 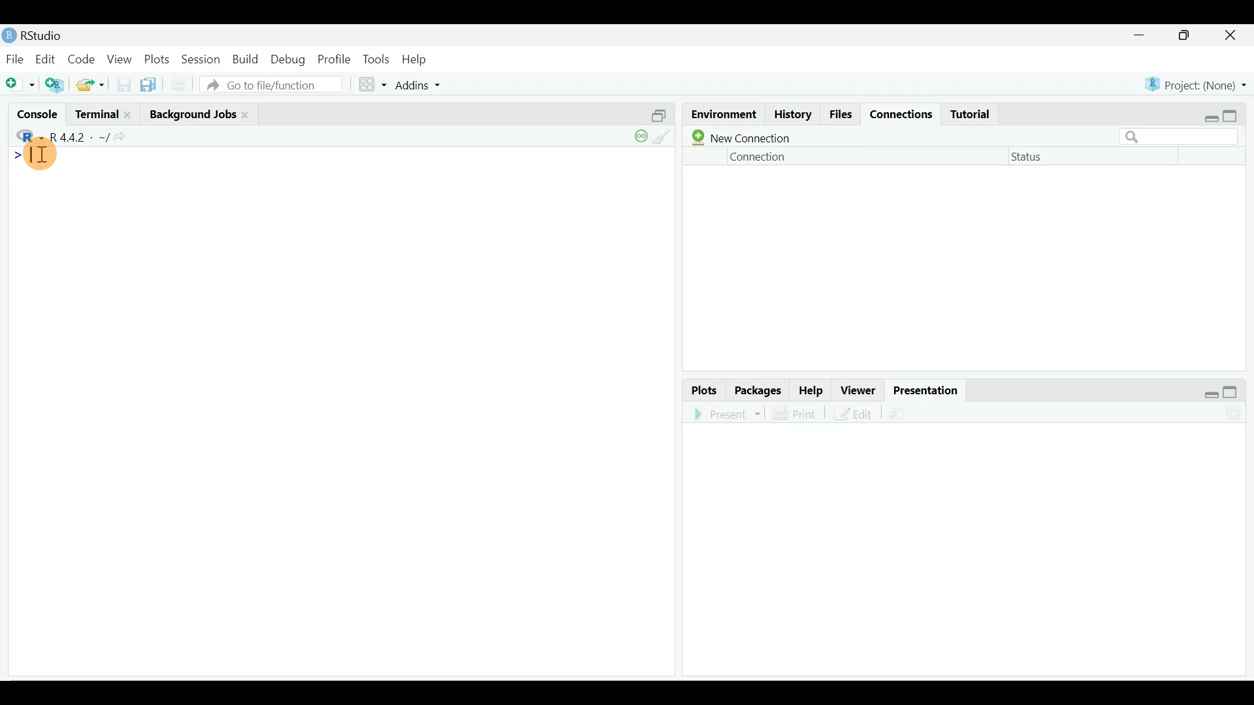 What do you see at coordinates (126, 84) in the screenshot?
I see `Save current document` at bounding box center [126, 84].